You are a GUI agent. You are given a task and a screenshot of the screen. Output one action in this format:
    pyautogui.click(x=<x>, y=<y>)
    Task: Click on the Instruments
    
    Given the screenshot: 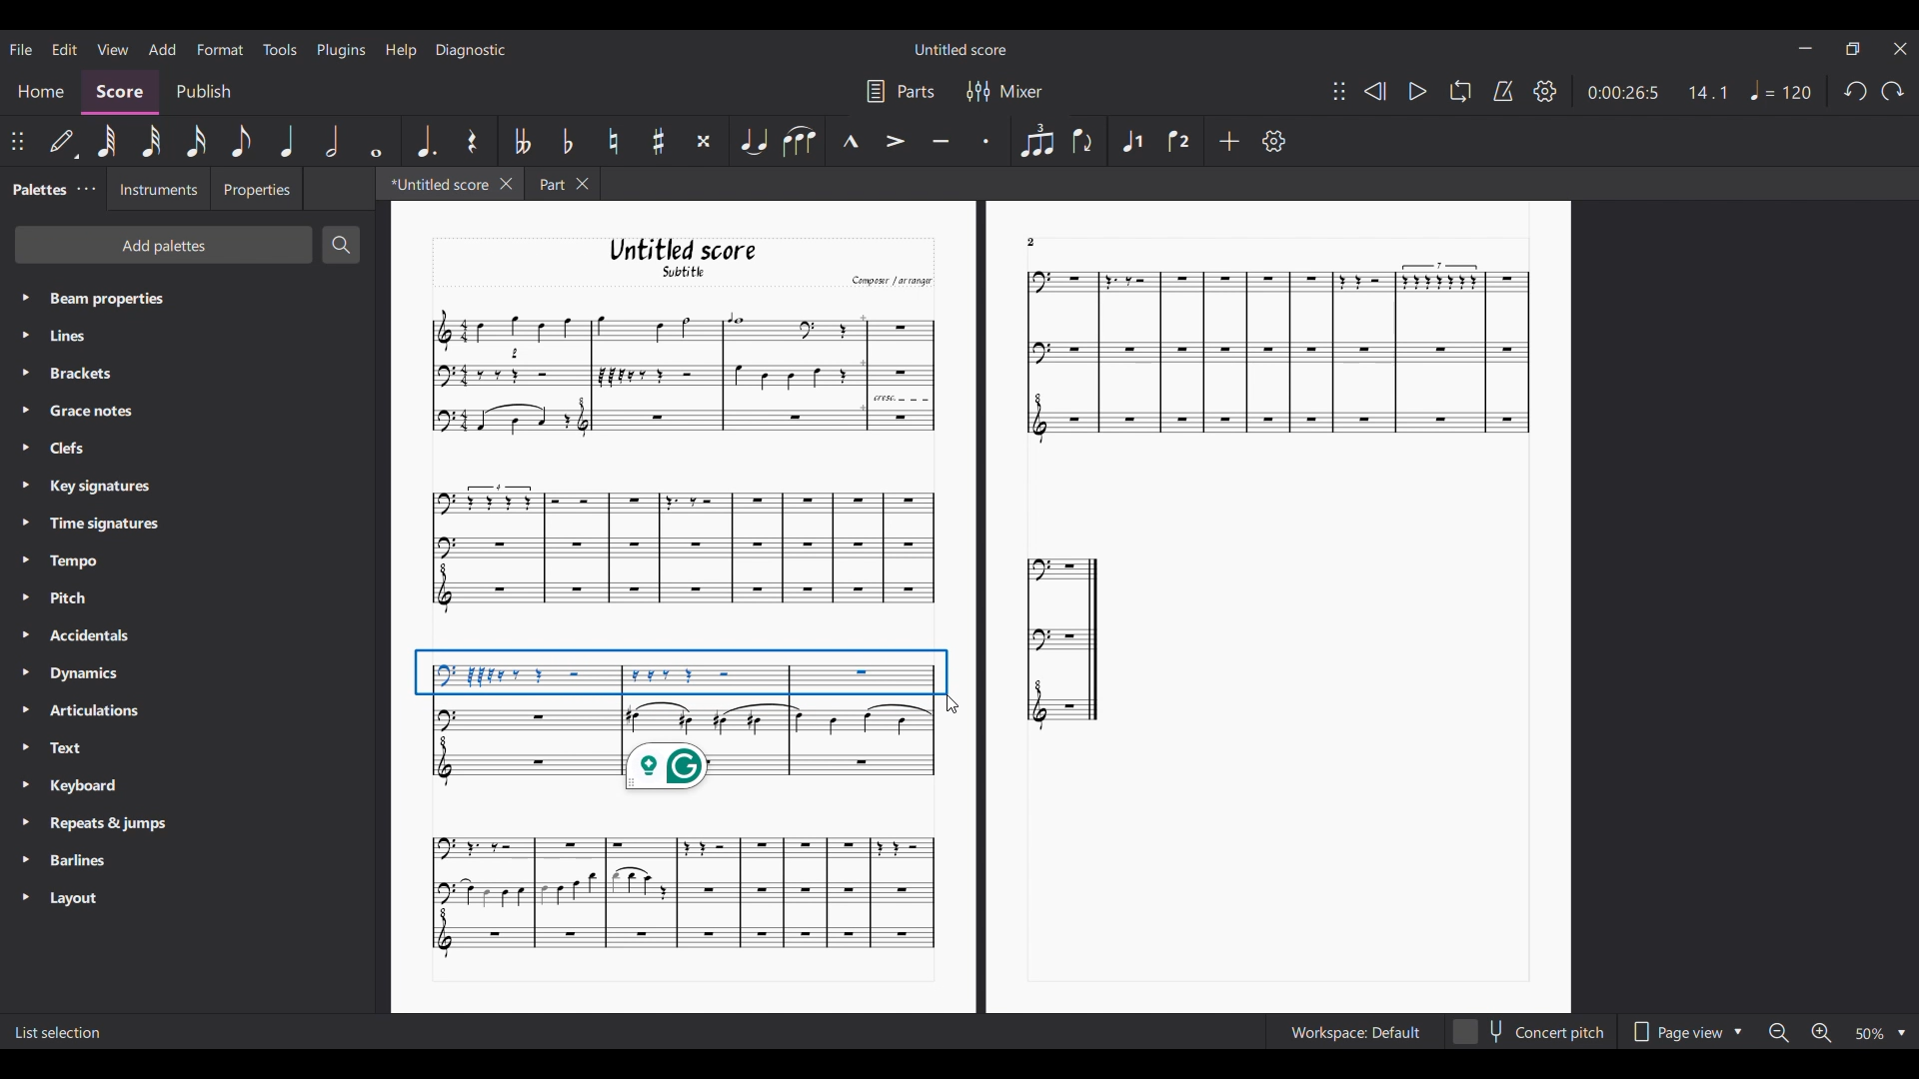 What is the action you would take?
    pyautogui.click(x=153, y=189)
    